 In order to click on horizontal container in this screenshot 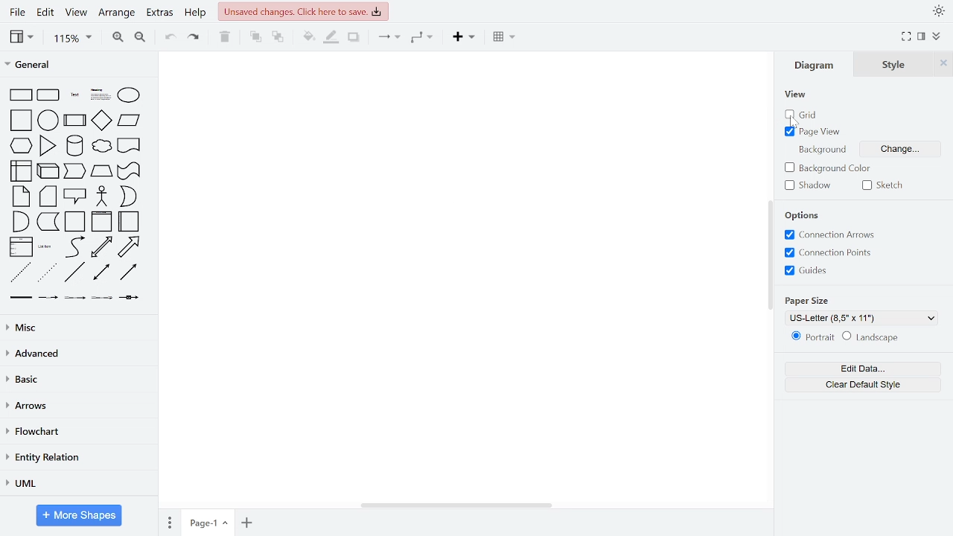, I will do `click(129, 222)`.